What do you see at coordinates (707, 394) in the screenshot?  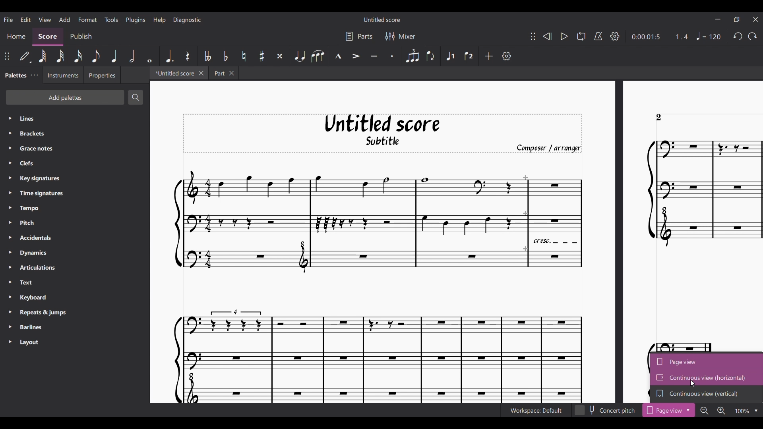 I see `Continuous view (vertical)` at bounding box center [707, 394].